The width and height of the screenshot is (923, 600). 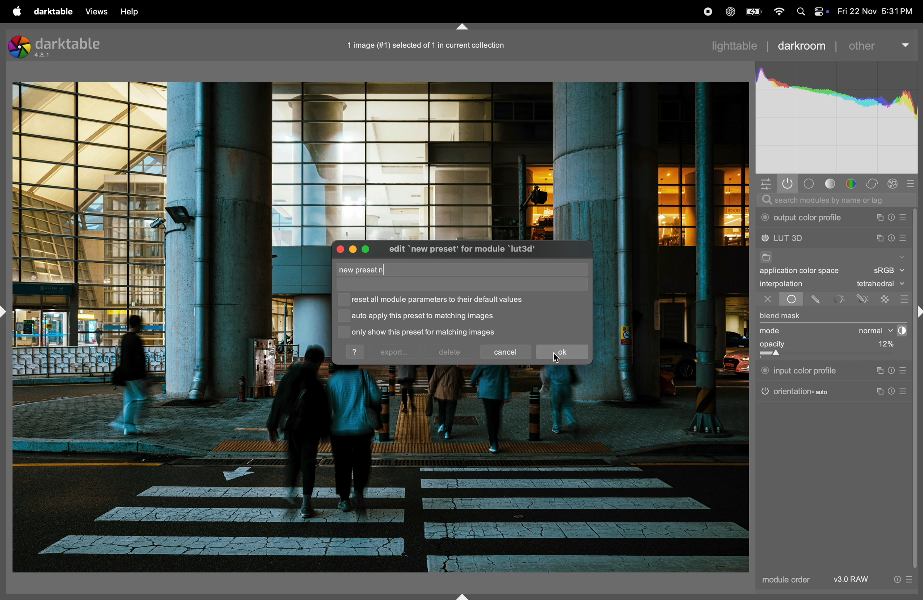 What do you see at coordinates (368, 248) in the screenshot?
I see `maximize` at bounding box center [368, 248].